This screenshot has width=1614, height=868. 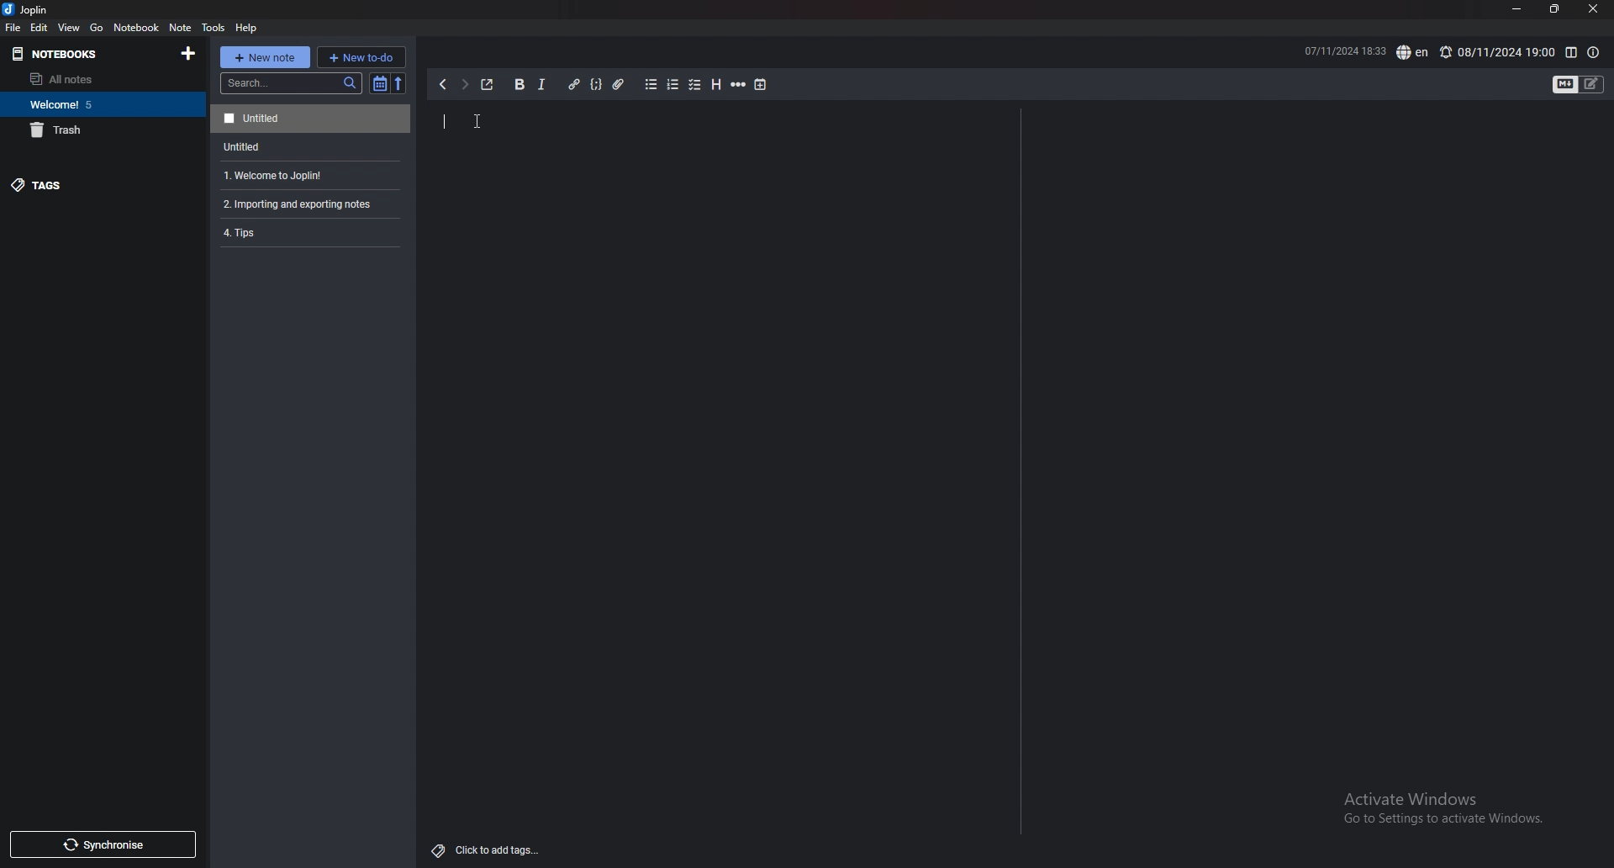 I want to click on new note, so click(x=264, y=57).